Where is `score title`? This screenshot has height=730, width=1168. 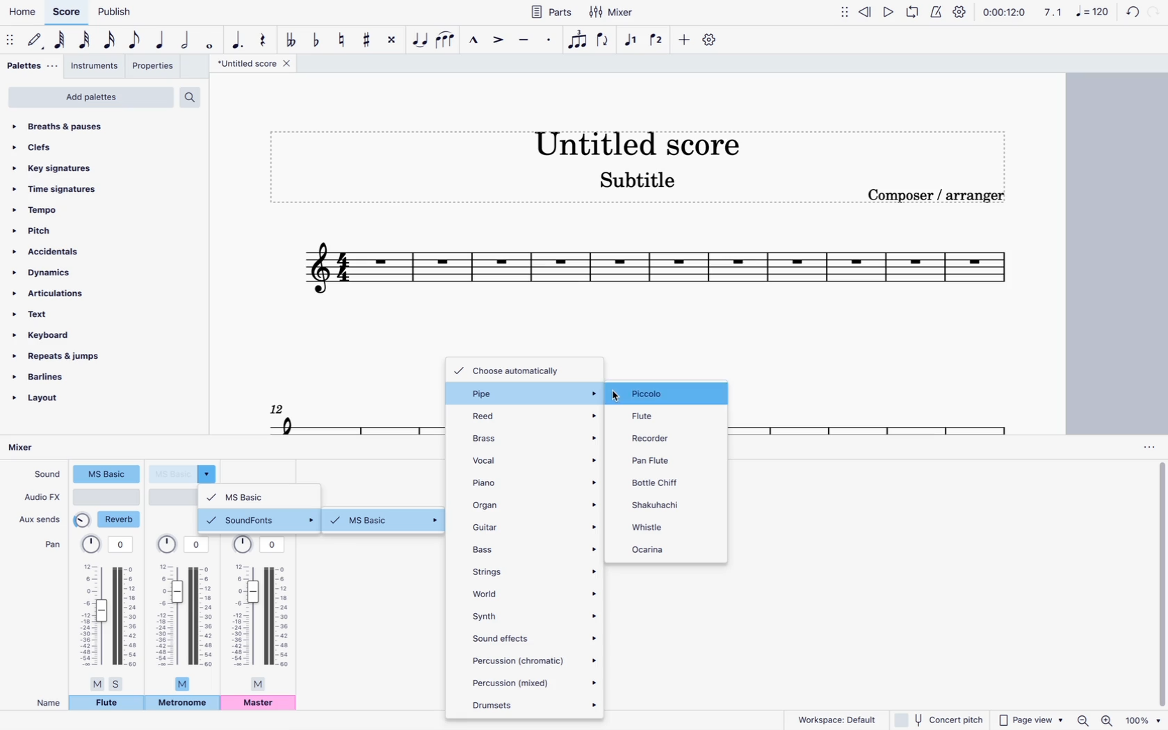
score title is located at coordinates (638, 139).